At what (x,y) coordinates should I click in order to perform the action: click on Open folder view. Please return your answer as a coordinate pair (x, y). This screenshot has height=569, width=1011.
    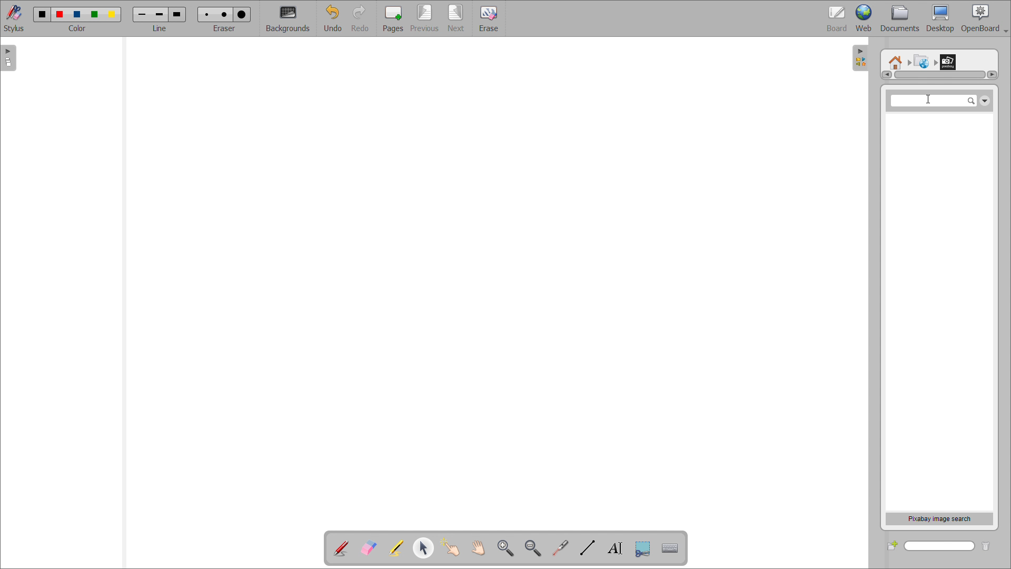
    Looking at the image, I should click on (865, 60).